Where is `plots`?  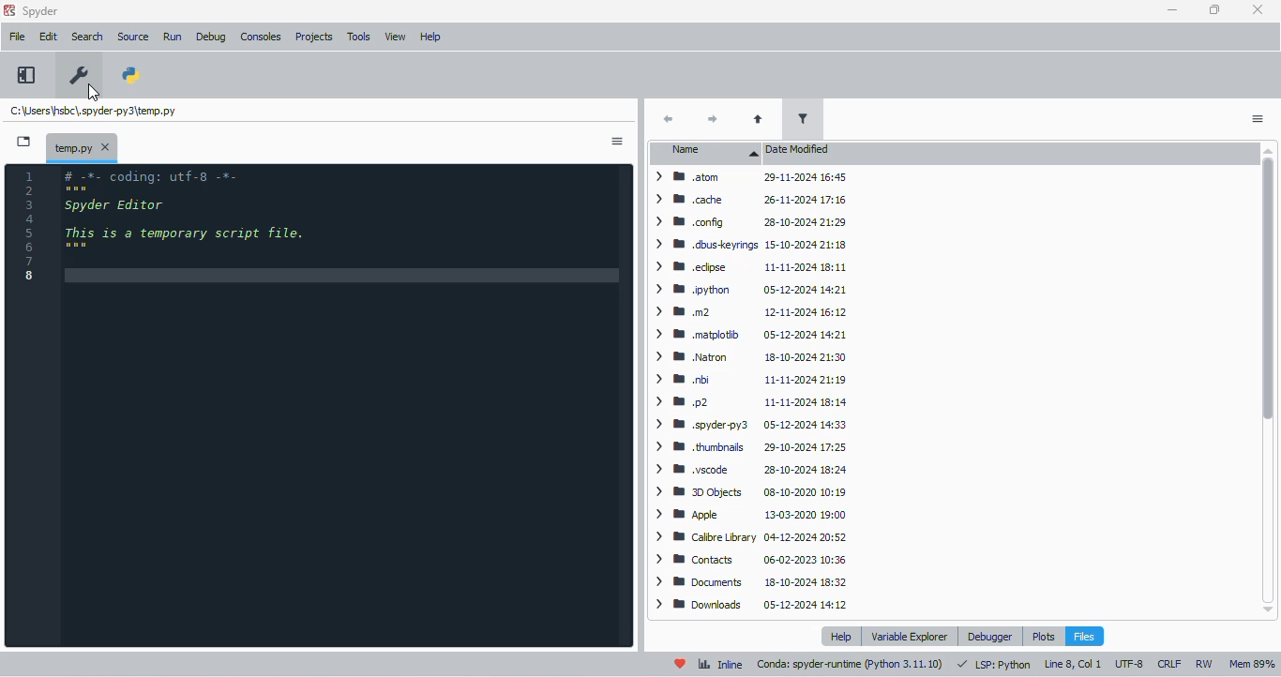 plots is located at coordinates (1043, 637).